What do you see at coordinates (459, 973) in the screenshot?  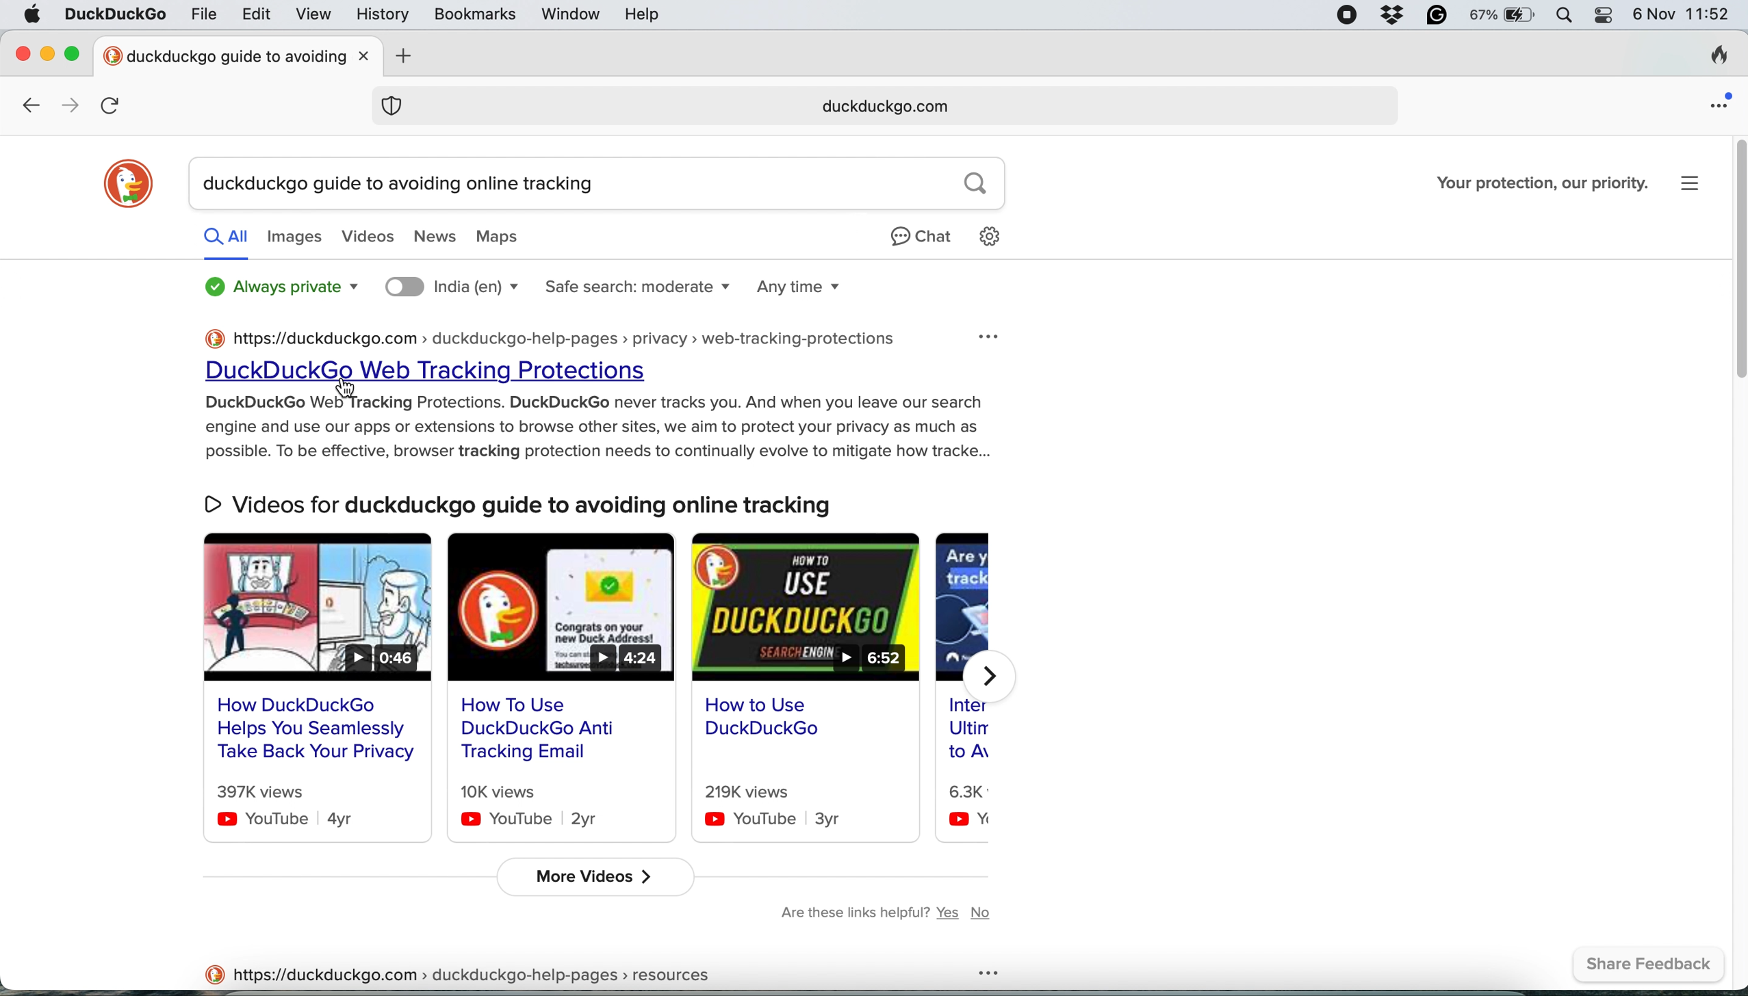 I see `https://duckduckgo.com > duckduckgo-help-pages > resources` at bounding box center [459, 973].